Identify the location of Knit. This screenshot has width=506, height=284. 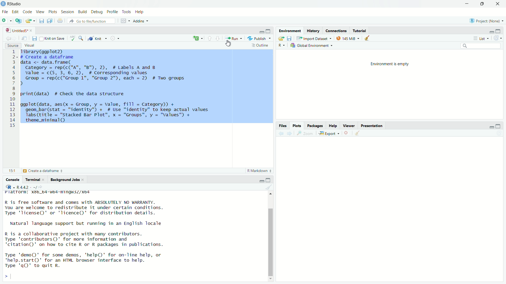
(97, 38).